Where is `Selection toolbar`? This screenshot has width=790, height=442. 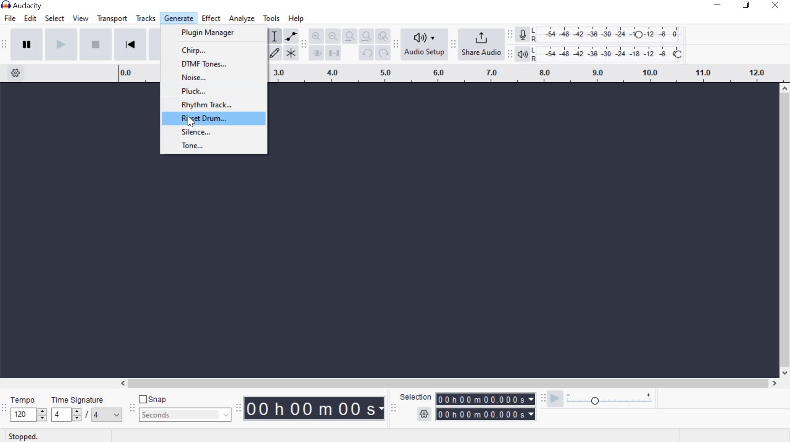 Selection toolbar is located at coordinates (395, 408).